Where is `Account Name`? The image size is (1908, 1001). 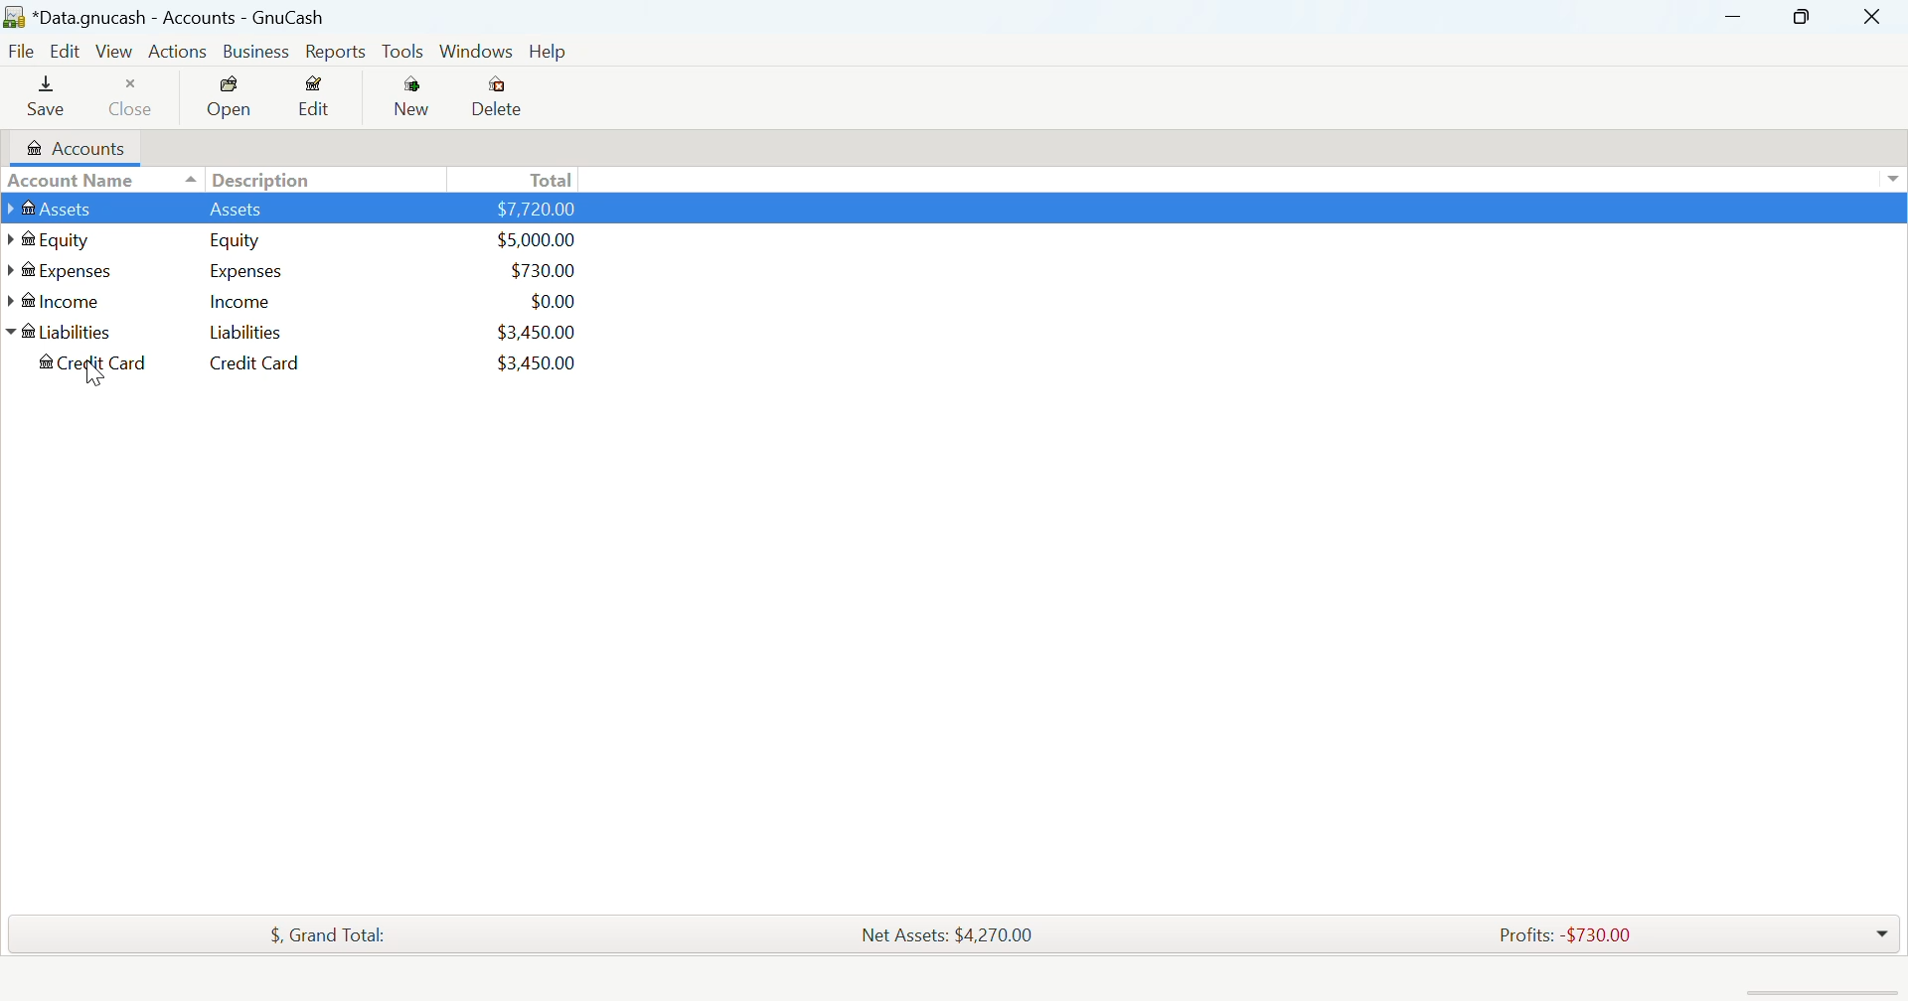
Account Name is located at coordinates (73, 182).